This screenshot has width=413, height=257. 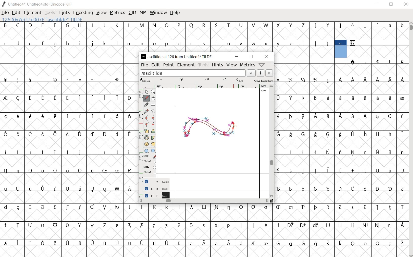 I want to click on load word list, so click(x=197, y=73).